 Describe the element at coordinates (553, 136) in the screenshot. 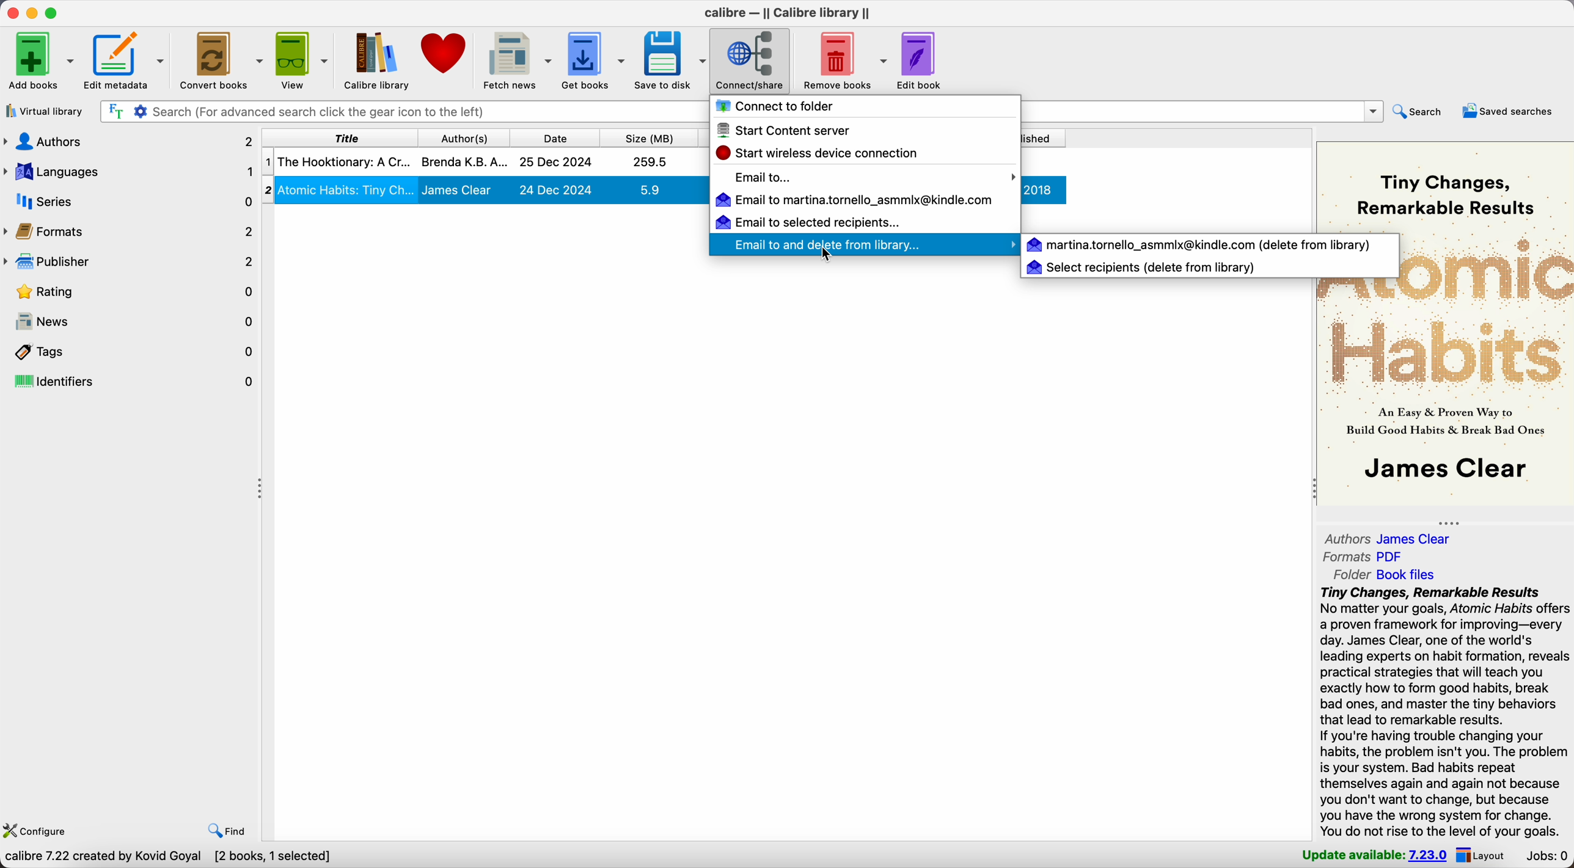

I see `date` at that location.